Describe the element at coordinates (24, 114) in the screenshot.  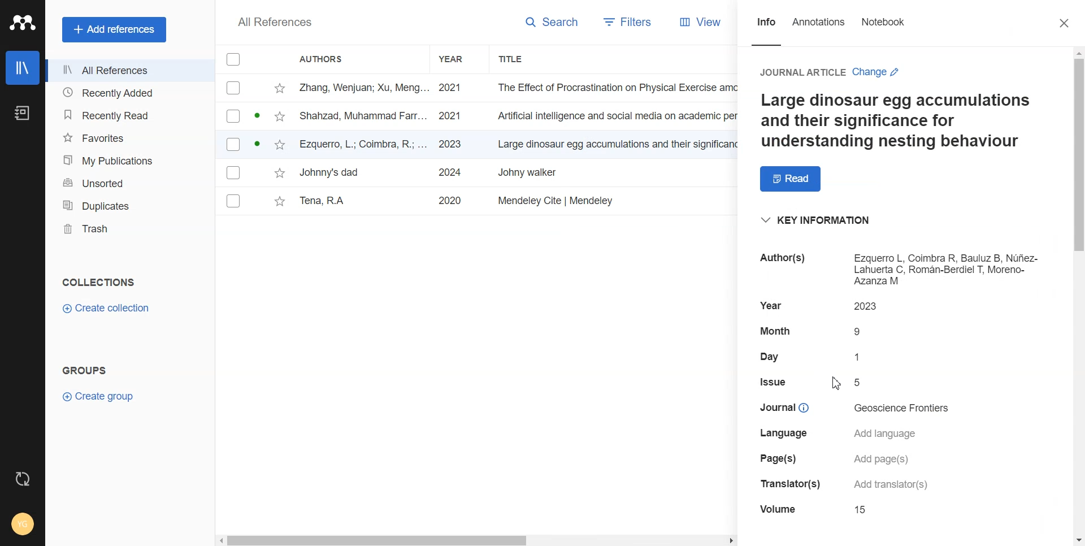
I see `Notebook` at that location.